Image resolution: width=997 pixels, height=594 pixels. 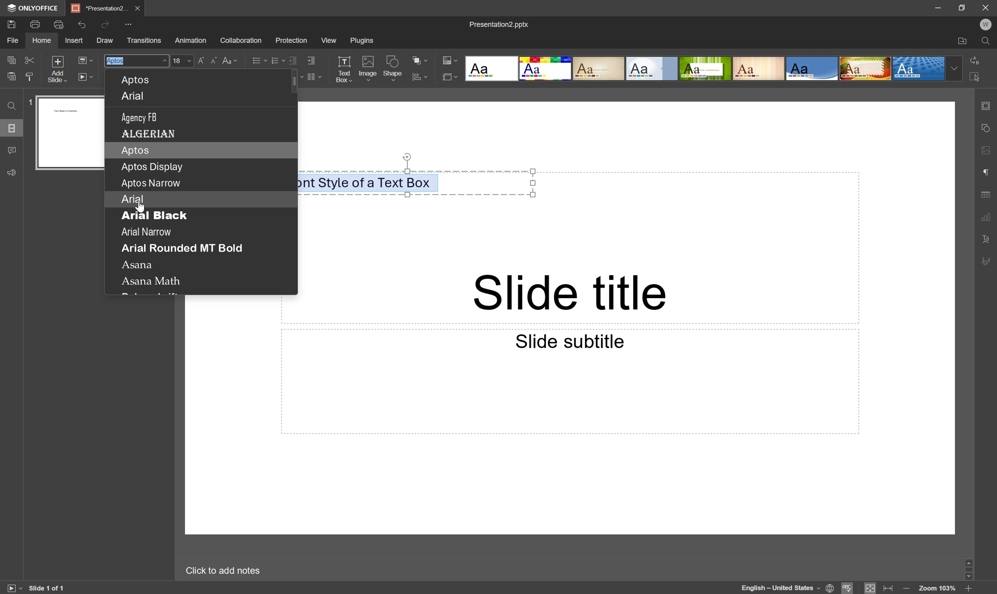 I want to click on Paste Style, so click(x=30, y=76).